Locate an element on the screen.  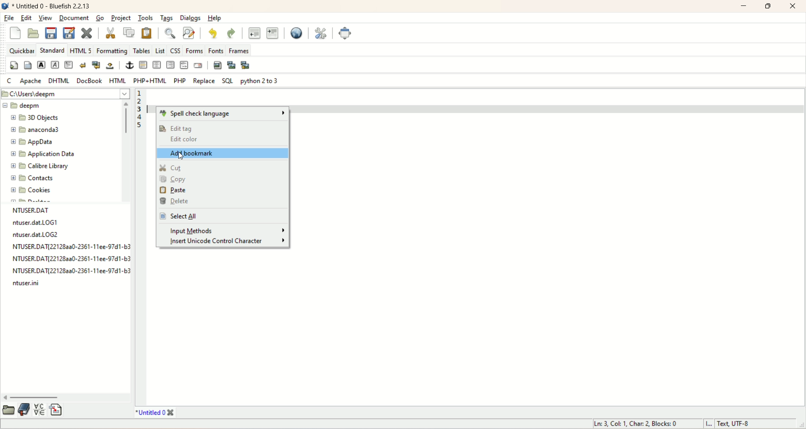
paste is located at coordinates (147, 32).